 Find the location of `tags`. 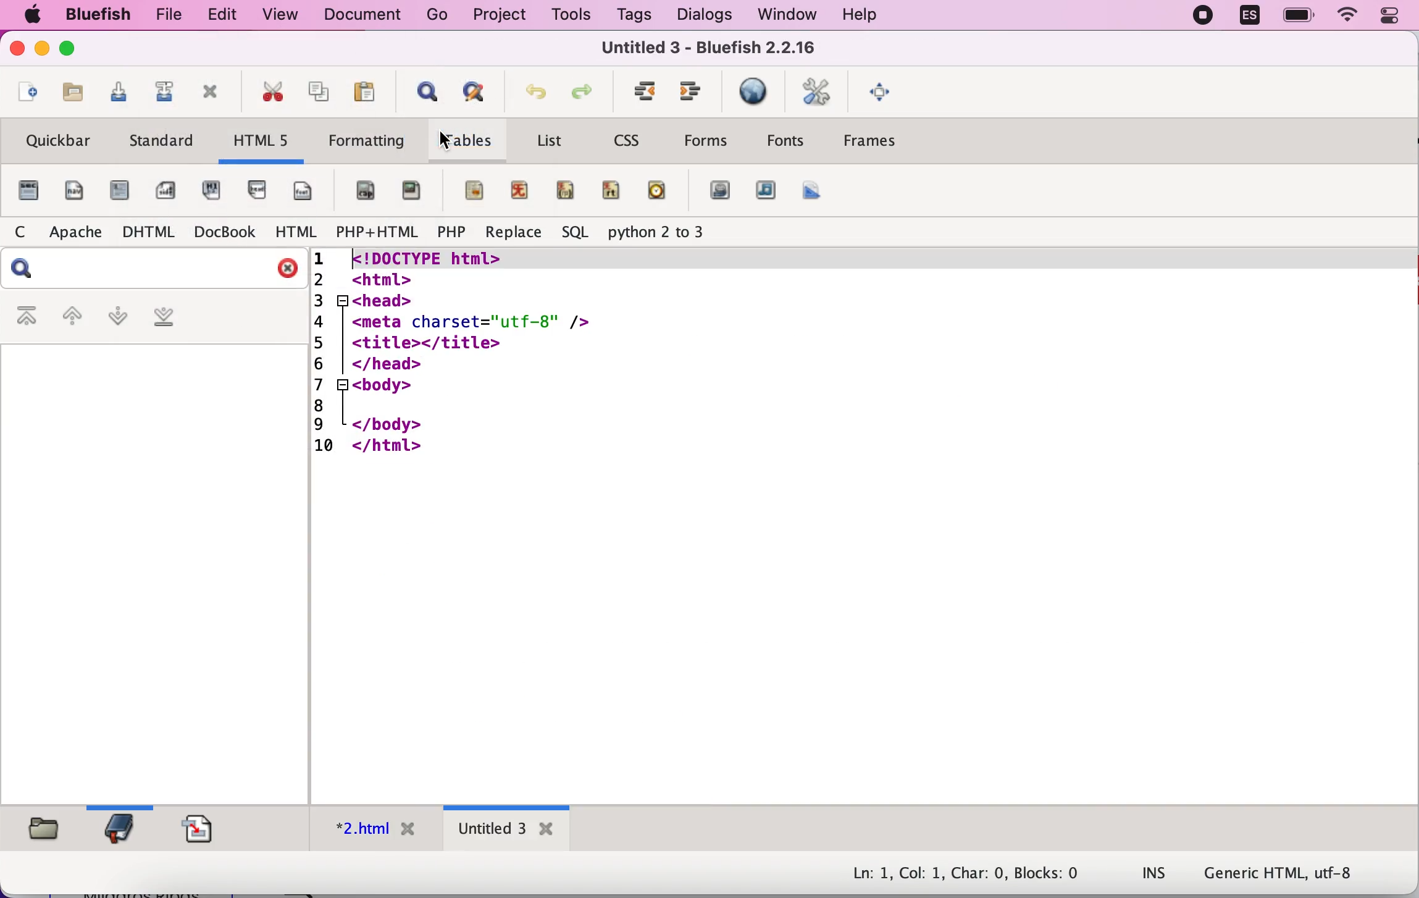

tags is located at coordinates (633, 15).